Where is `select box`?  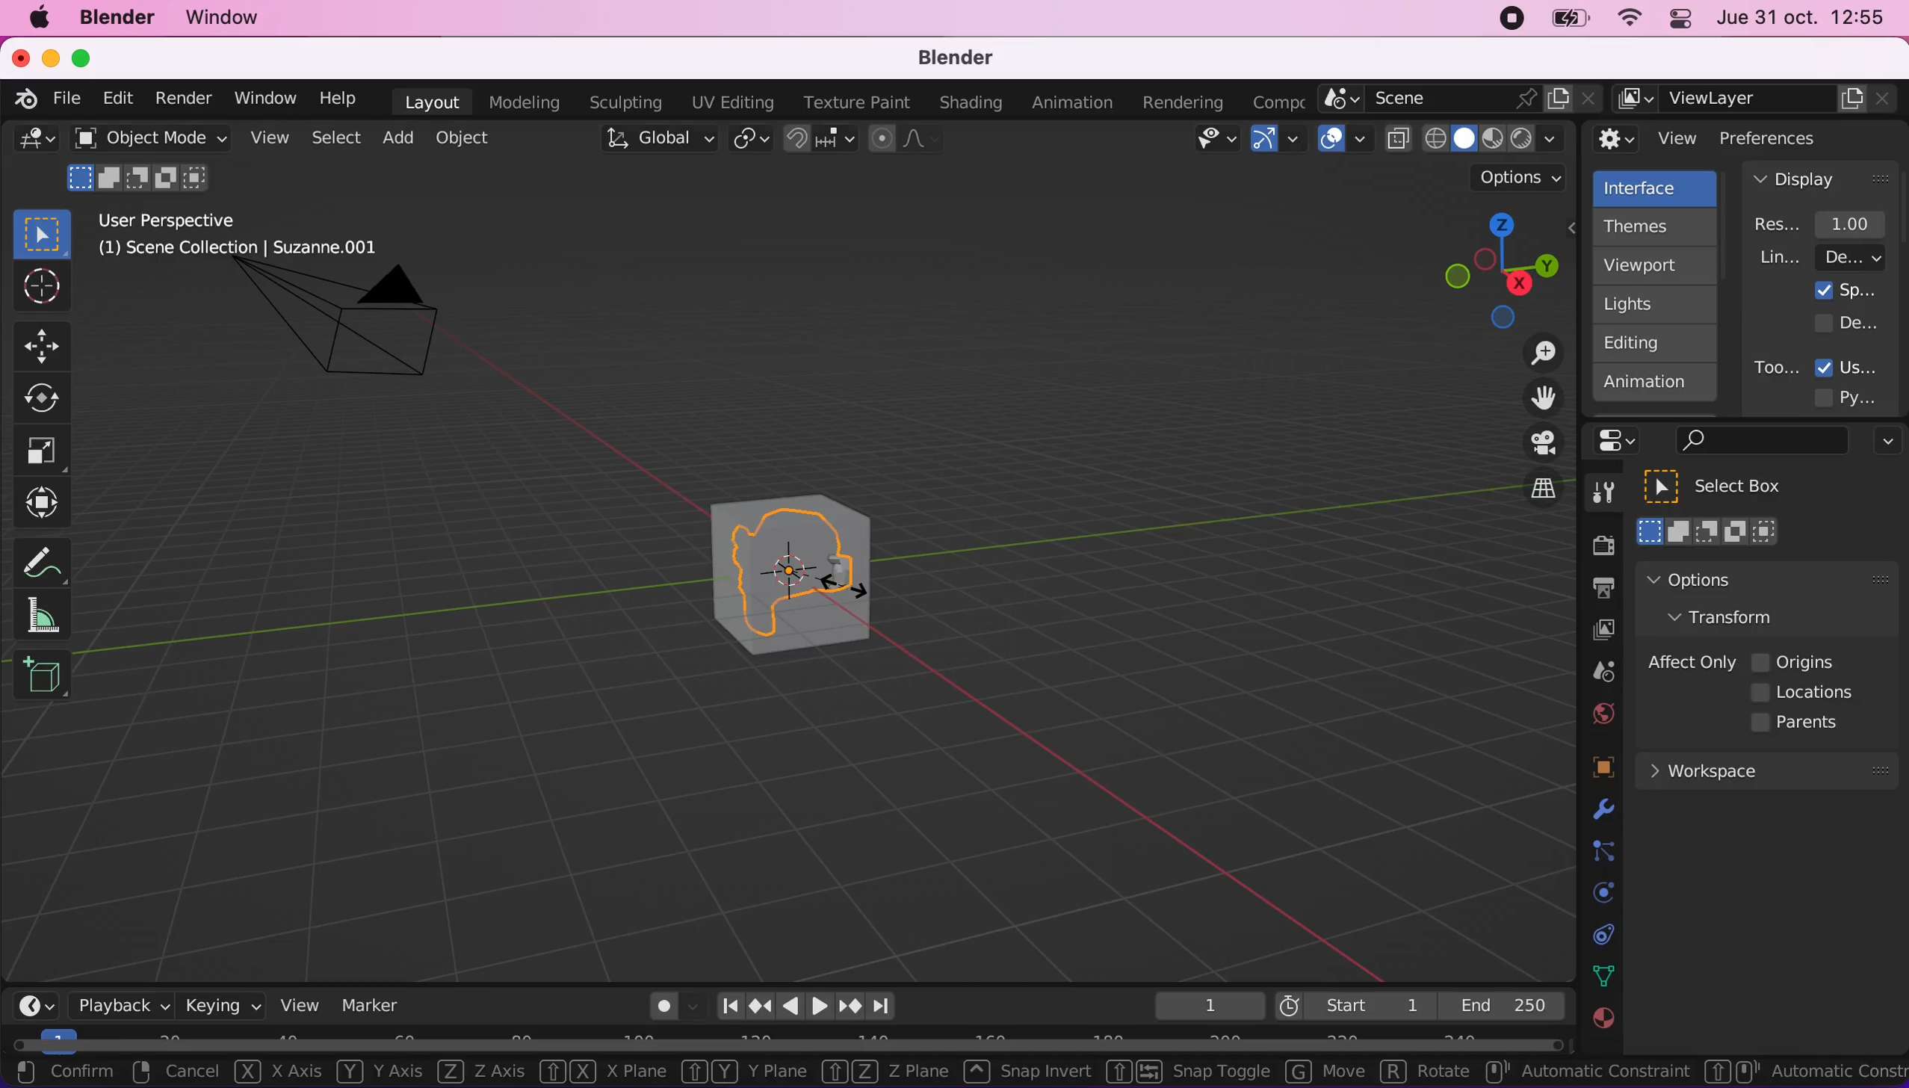 select box is located at coordinates (1732, 486).